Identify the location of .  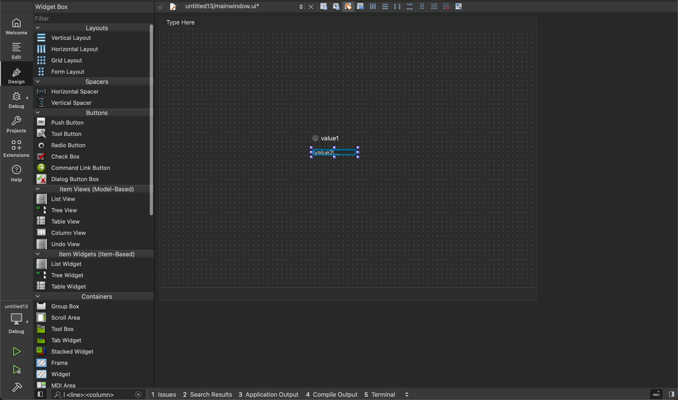
(445, 6).